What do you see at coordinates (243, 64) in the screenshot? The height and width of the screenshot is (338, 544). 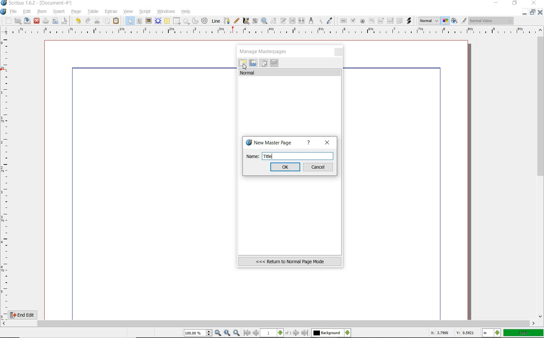 I see `new` at bounding box center [243, 64].